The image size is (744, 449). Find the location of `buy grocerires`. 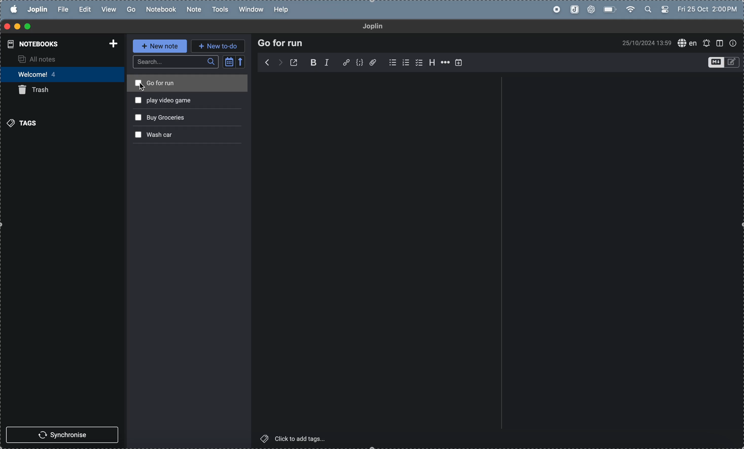

buy grocerires is located at coordinates (184, 116).